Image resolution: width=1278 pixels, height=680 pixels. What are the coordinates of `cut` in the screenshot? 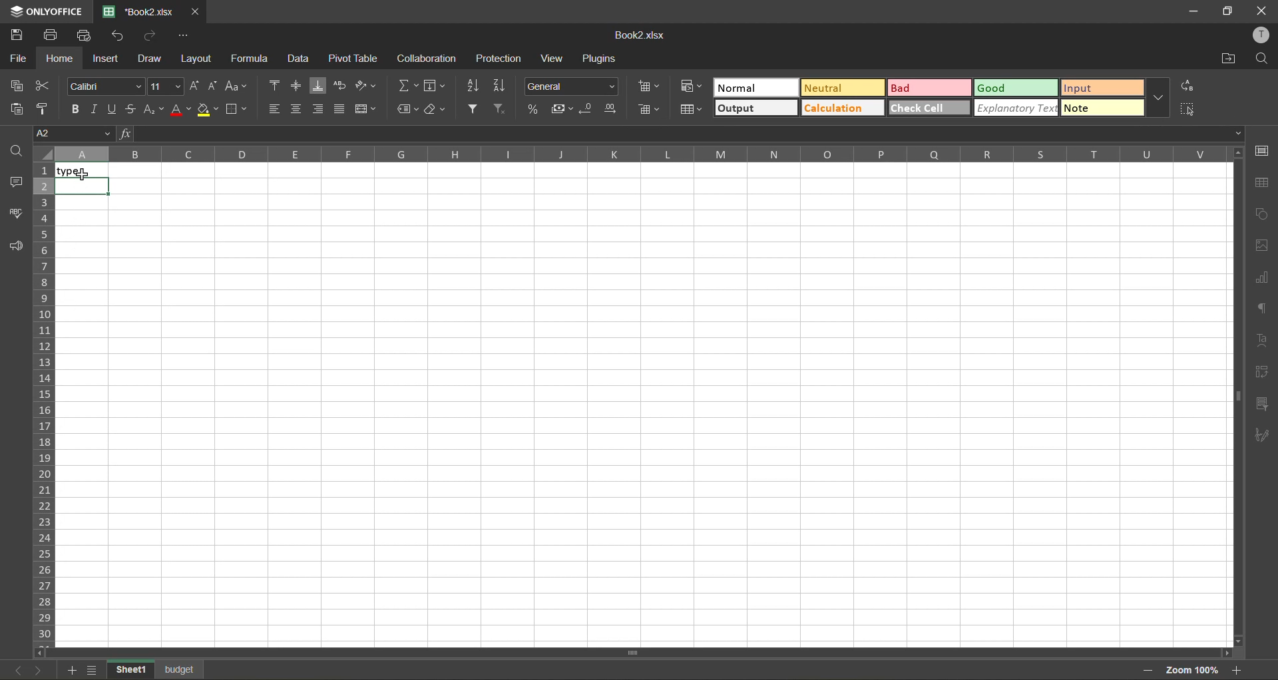 It's located at (47, 85).